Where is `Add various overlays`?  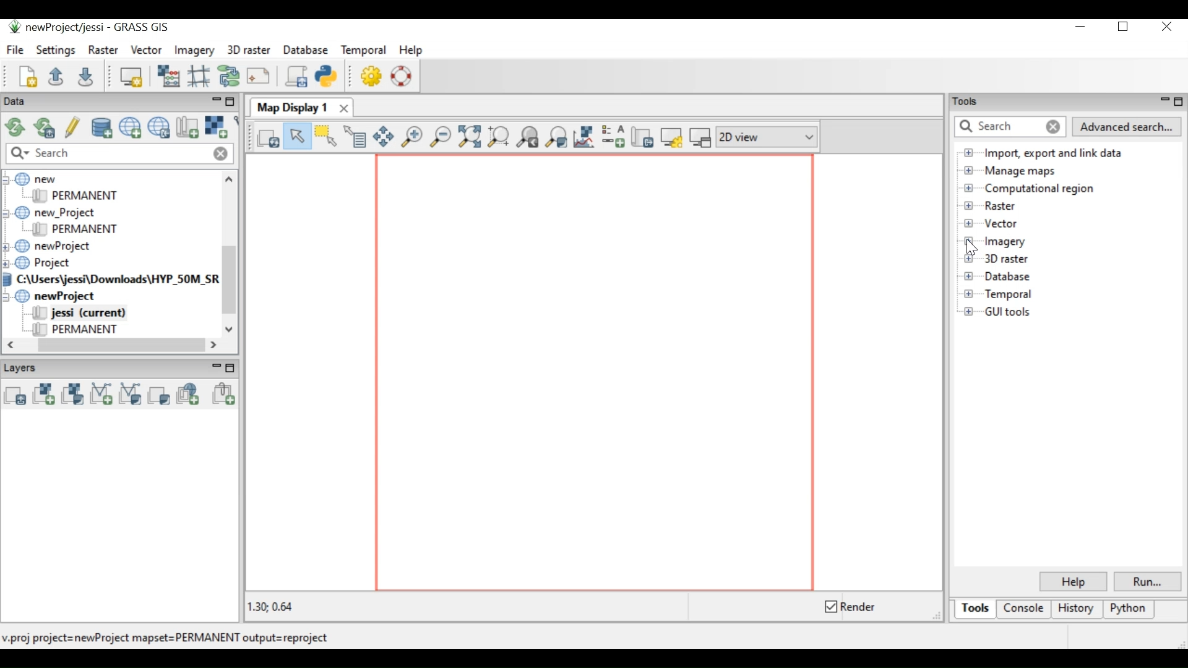
Add various overlays is located at coordinates (159, 395).